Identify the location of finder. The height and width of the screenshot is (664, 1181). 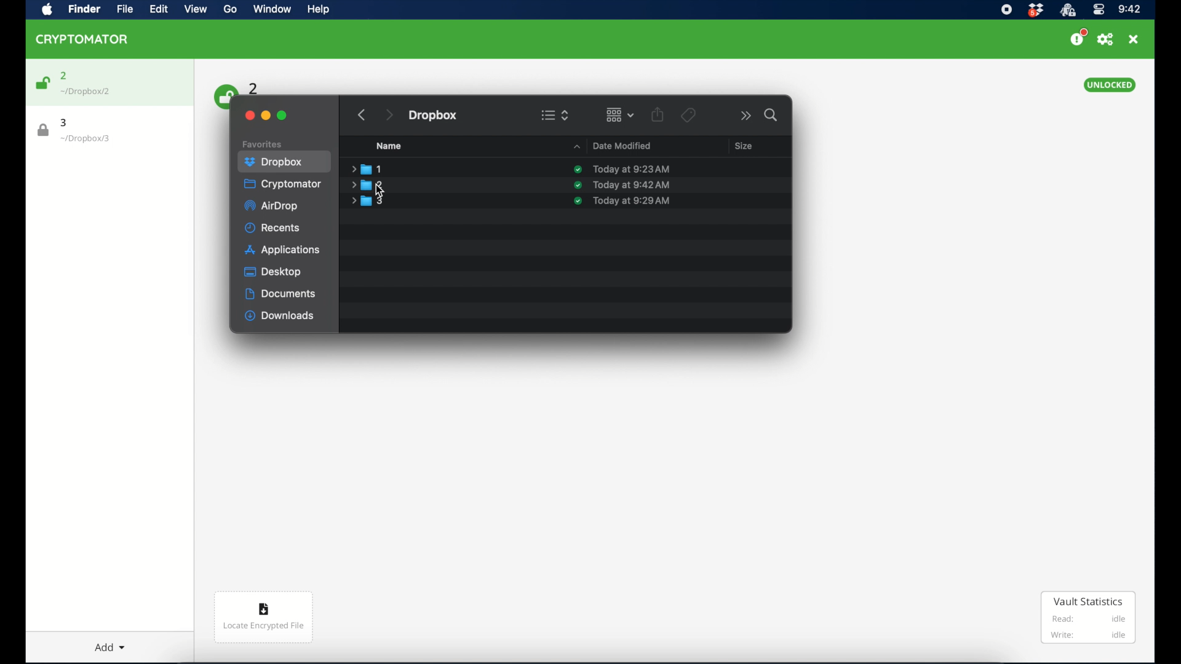
(82, 9).